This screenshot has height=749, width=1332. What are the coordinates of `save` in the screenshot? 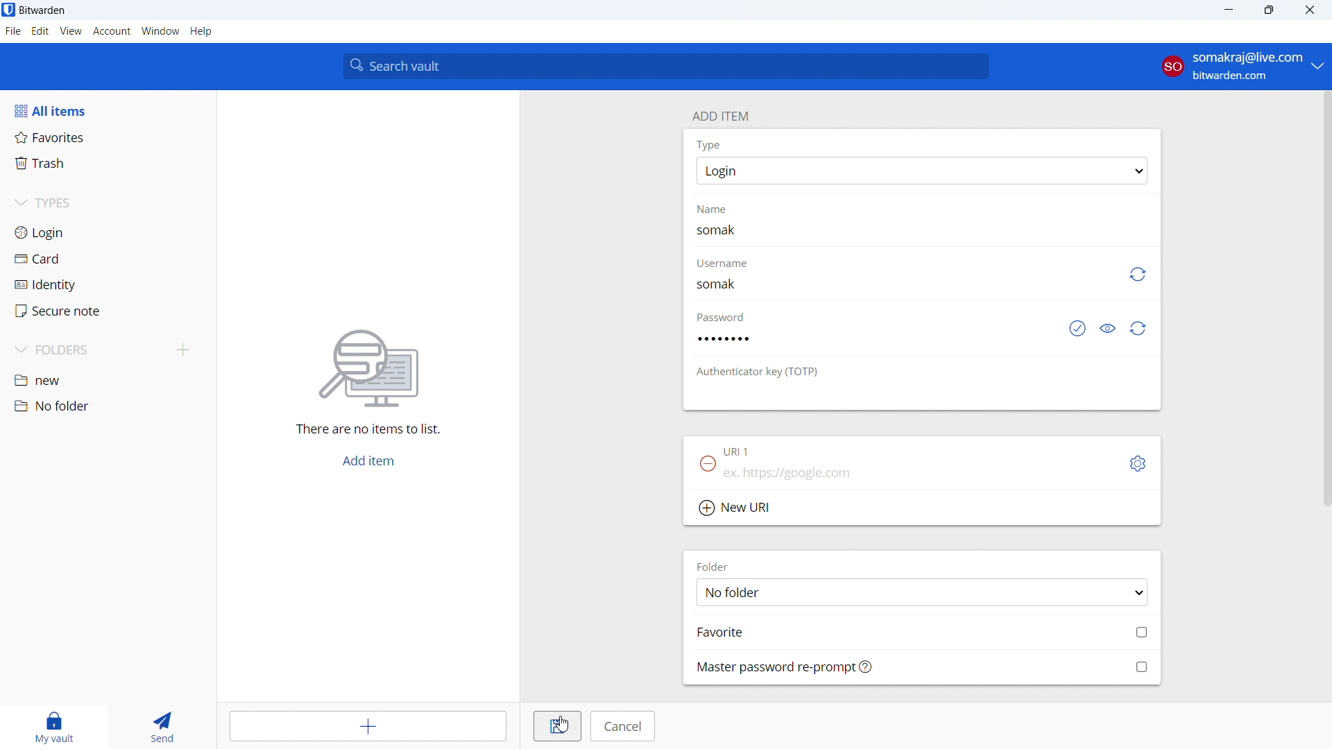 It's located at (558, 726).